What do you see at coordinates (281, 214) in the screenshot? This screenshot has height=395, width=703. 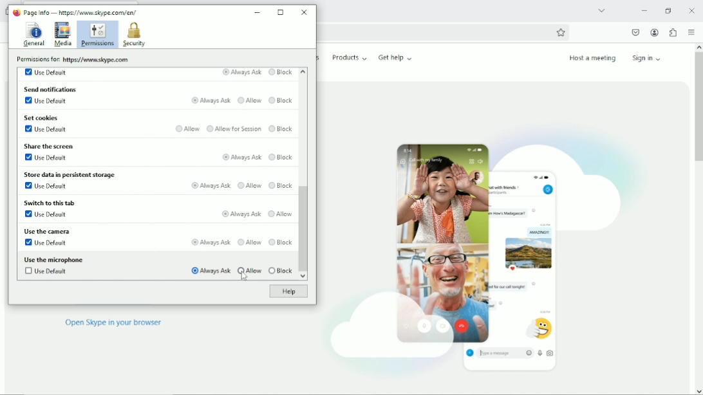 I see `Allow` at bounding box center [281, 214].